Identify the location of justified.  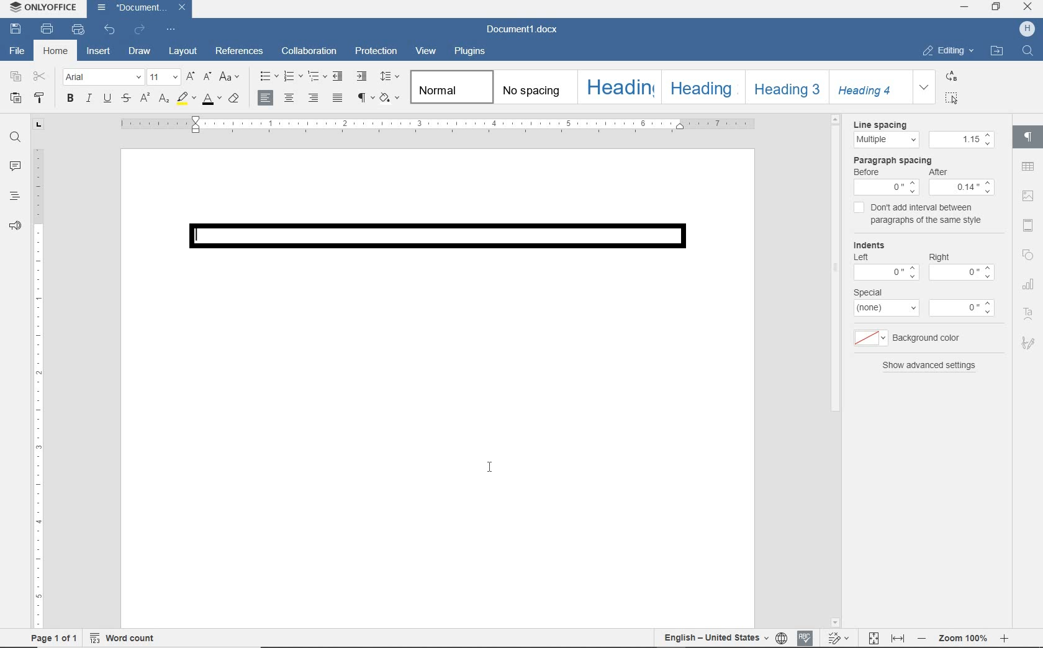
(337, 98).